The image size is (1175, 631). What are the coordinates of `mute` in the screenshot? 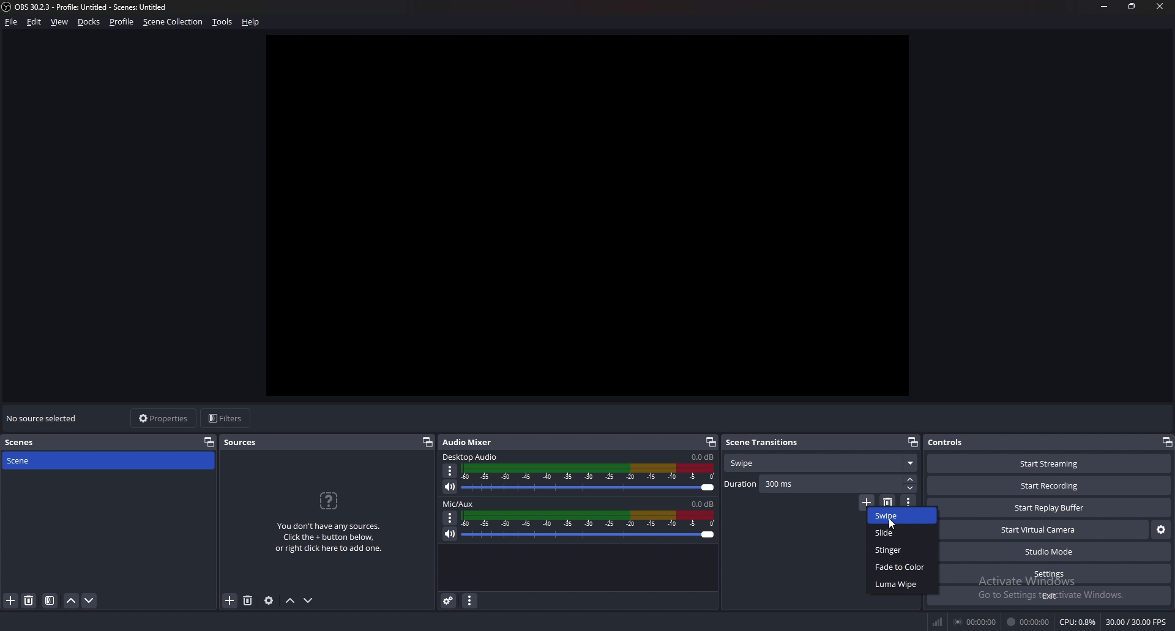 It's located at (451, 488).